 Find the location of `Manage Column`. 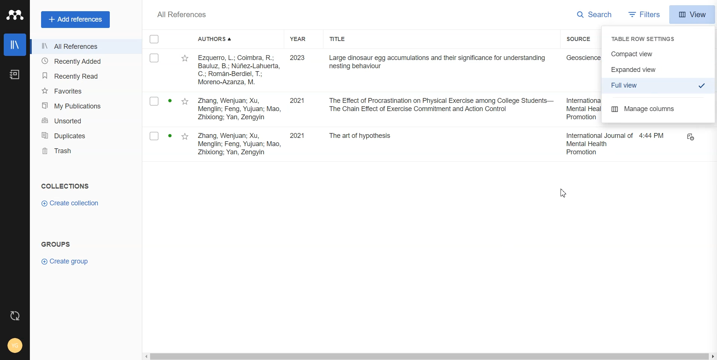

Manage Column is located at coordinates (659, 109).